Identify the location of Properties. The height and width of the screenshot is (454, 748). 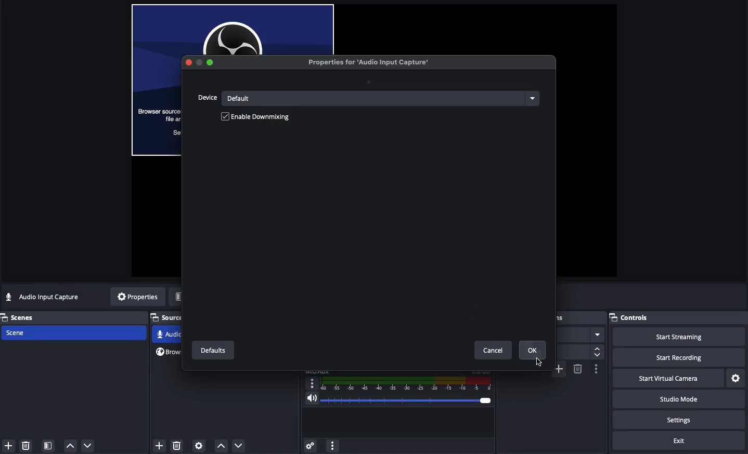
(137, 297).